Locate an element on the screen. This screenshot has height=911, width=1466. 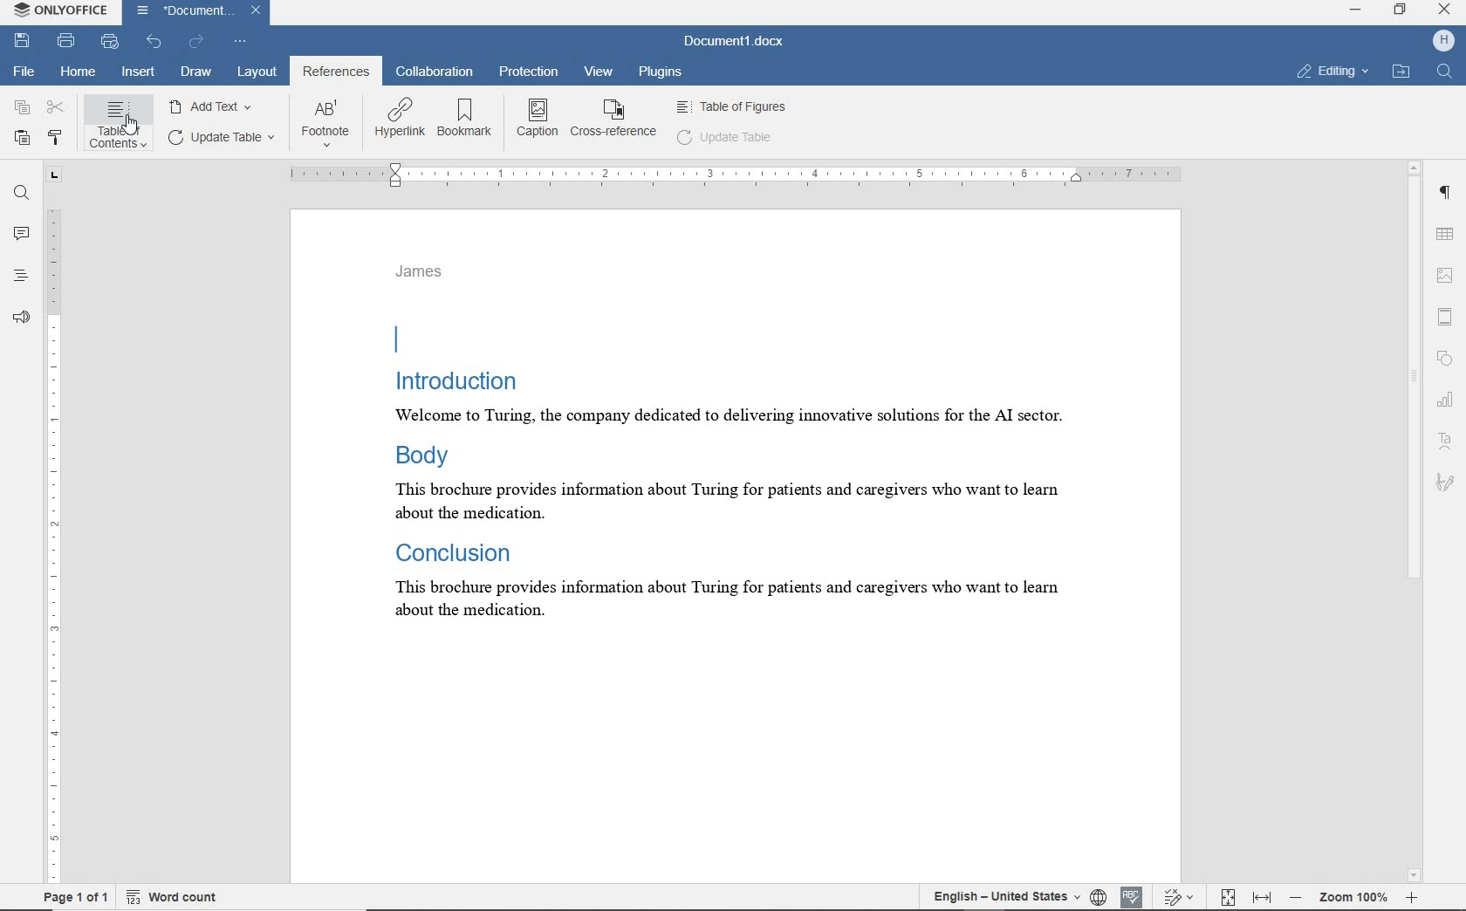
insert is located at coordinates (138, 72).